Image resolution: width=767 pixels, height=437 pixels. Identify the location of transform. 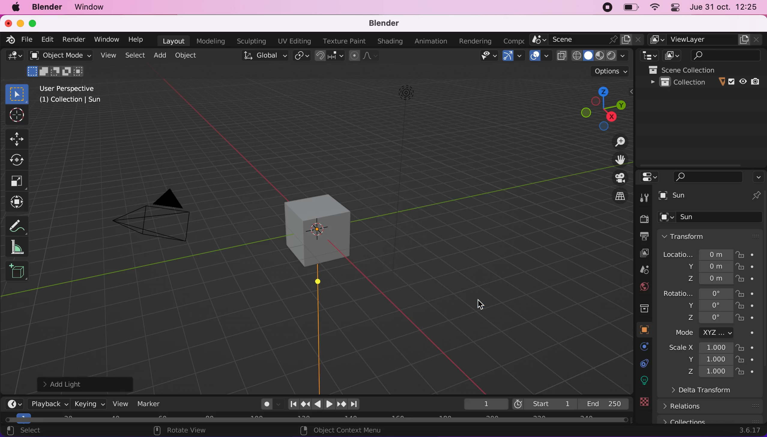
(19, 202).